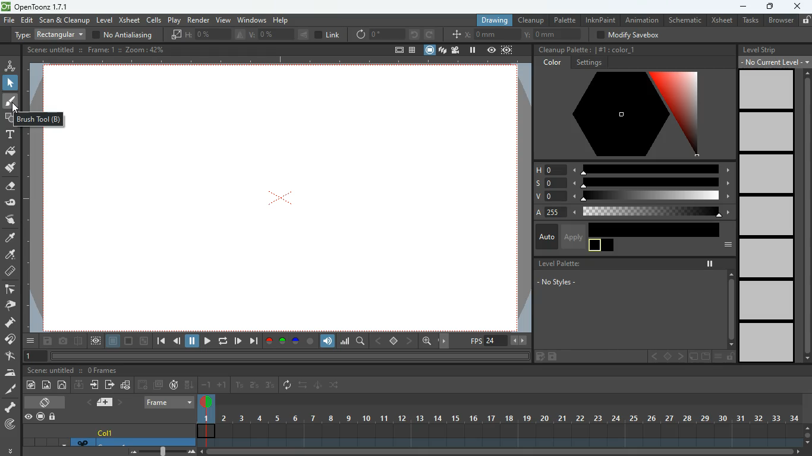 This screenshot has height=456, width=812. Describe the element at coordinates (11, 203) in the screenshot. I see `glue` at that location.